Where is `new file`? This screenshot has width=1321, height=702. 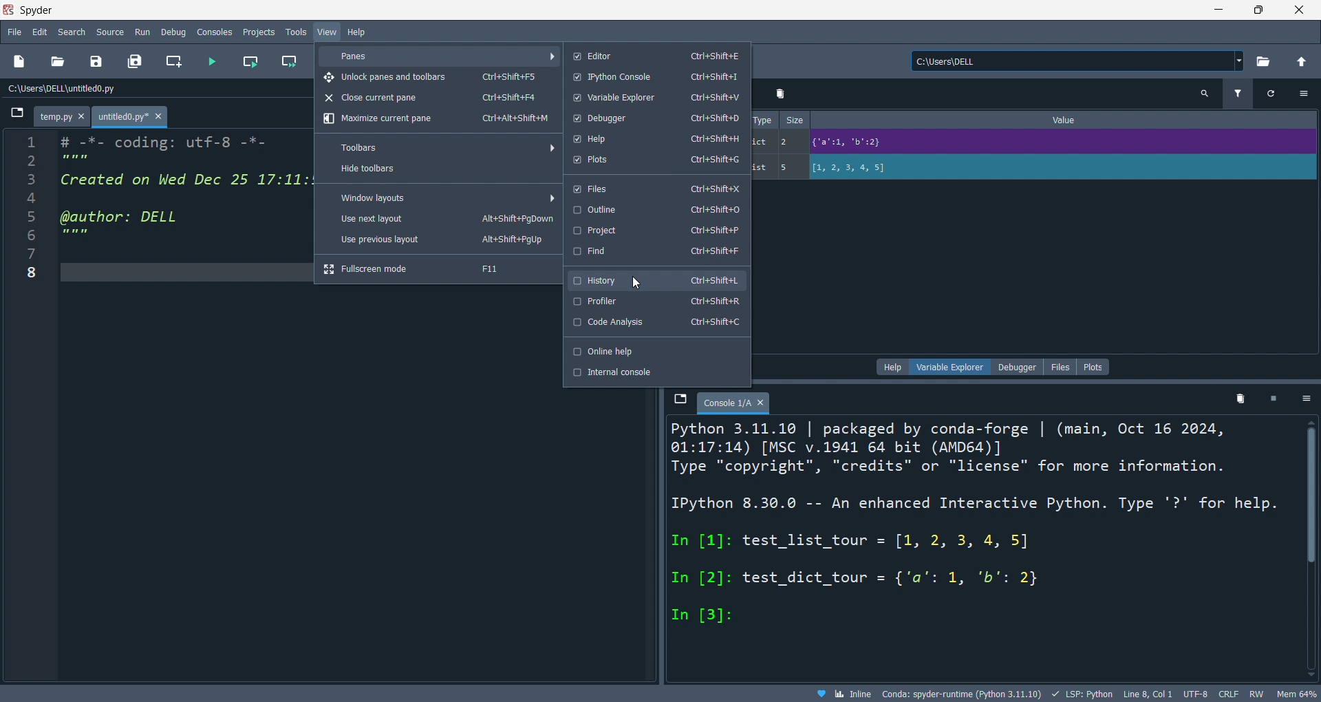
new file is located at coordinates (21, 62).